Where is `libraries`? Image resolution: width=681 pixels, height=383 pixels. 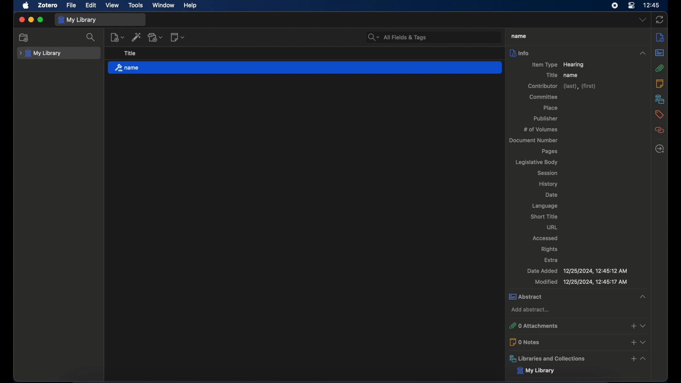
libraries is located at coordinates (660, 99).